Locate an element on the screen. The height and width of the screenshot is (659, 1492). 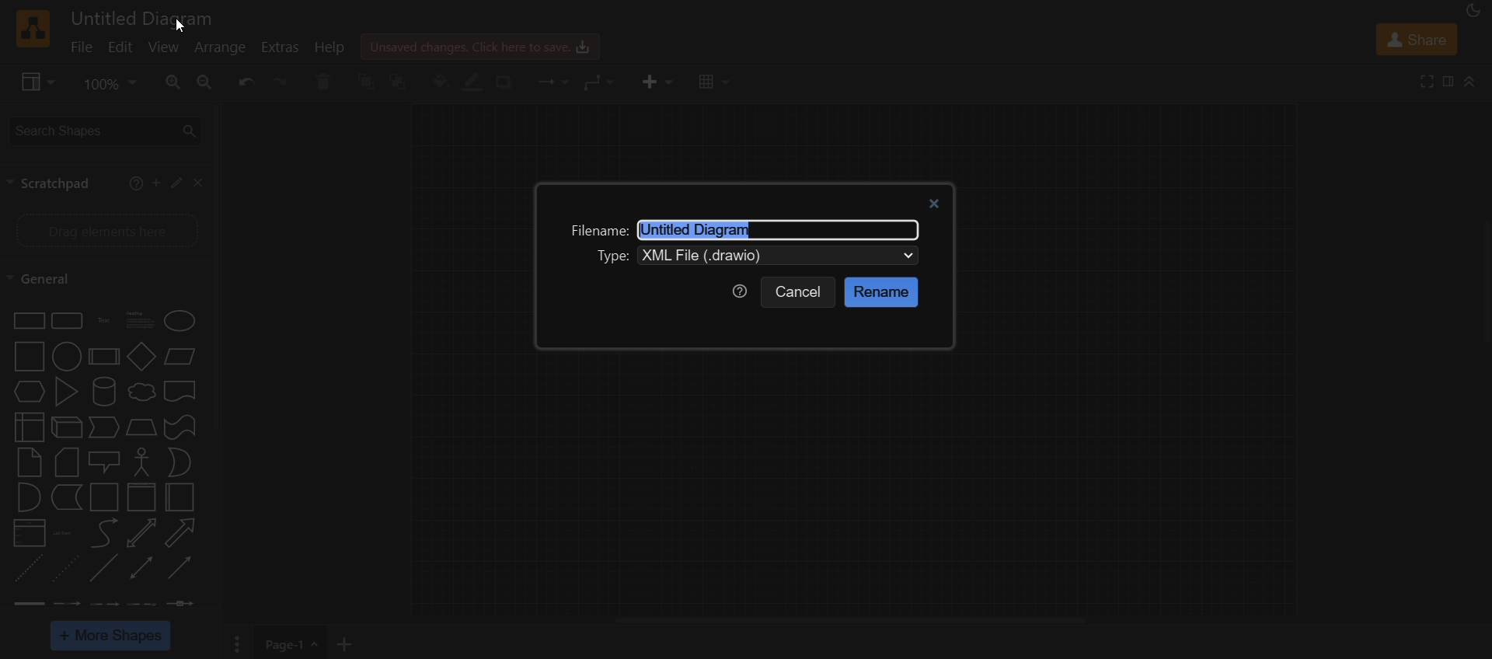
zoom out is located at coordinates (204, 82).